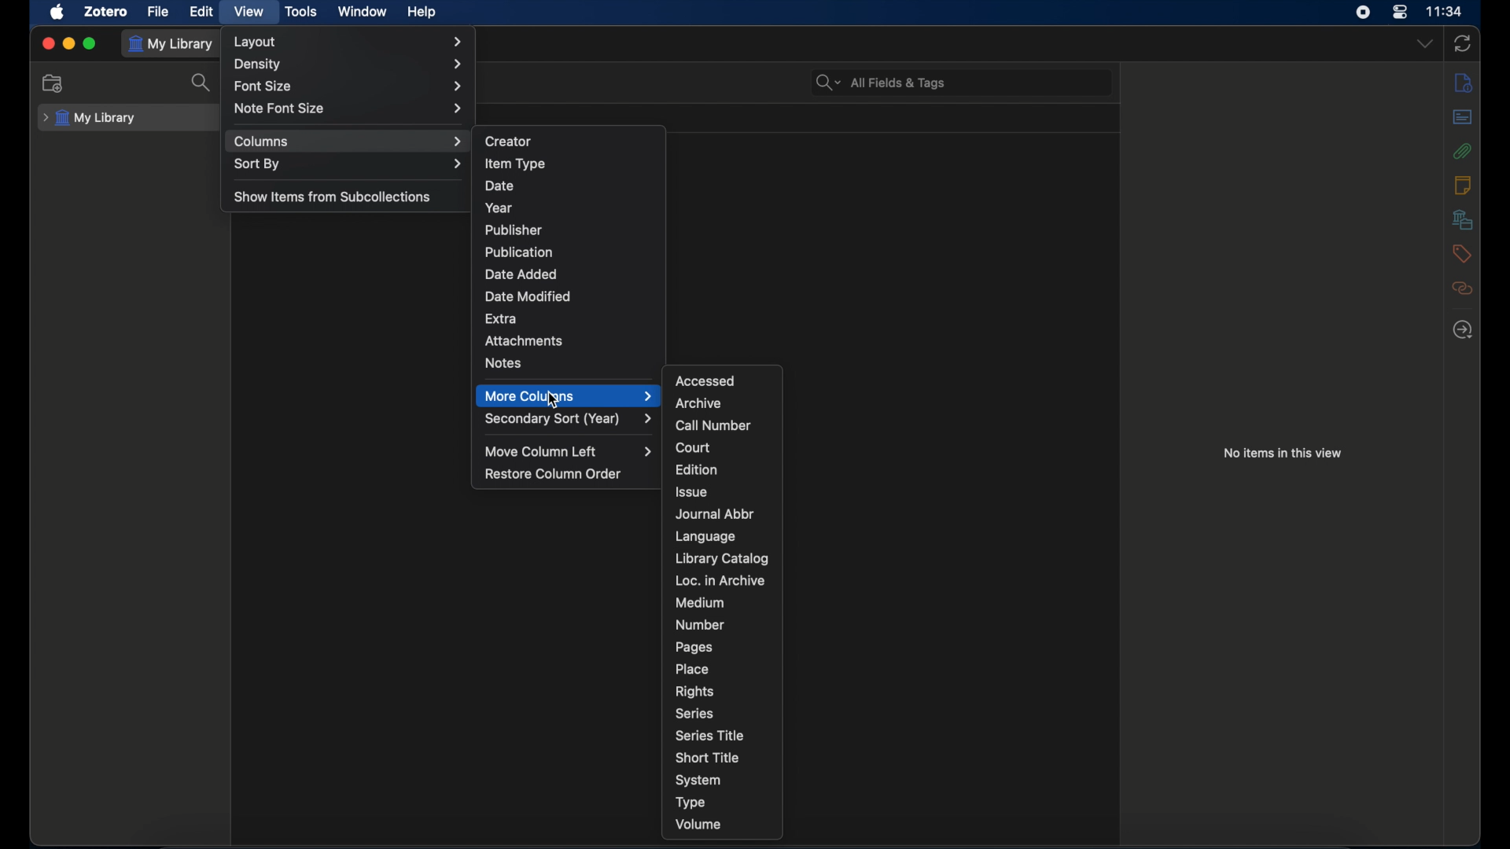 Image resolution: width=1510 pixels, height=849 pixels. Describe the element at coordinates (692, 803) in the screenshot. I see `type` at that location.